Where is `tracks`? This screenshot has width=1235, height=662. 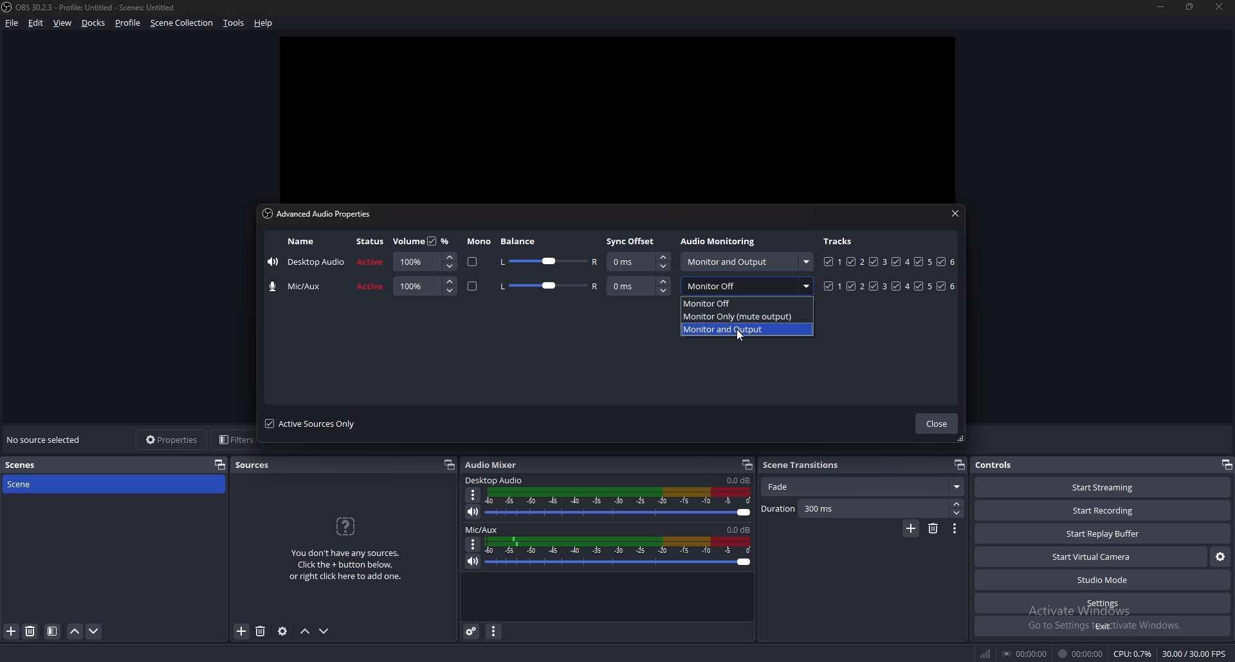 tracks is located at coordinates (892, 262).